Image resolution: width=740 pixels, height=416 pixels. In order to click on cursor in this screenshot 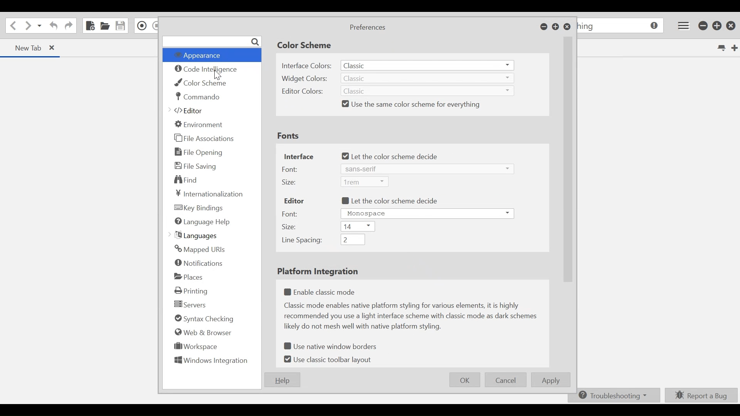, I will do `click(219, 76)`.